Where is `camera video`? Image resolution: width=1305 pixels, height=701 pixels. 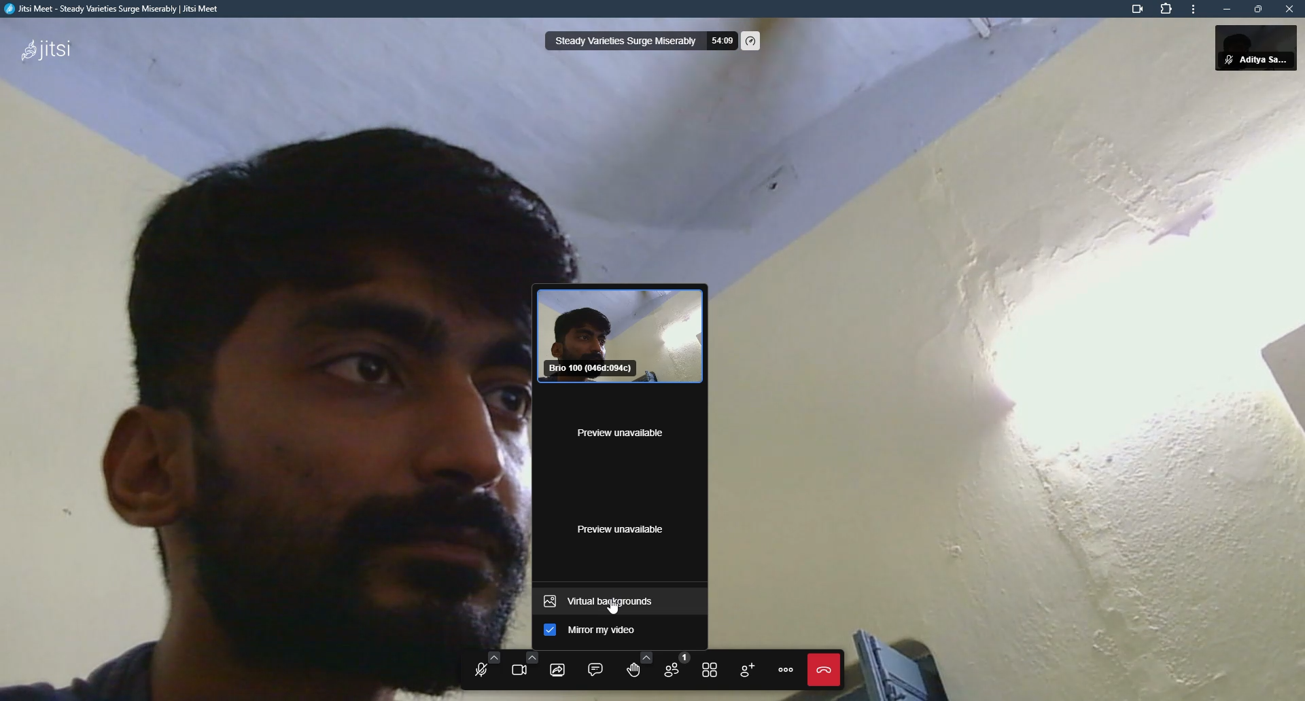
camera video is located at coordinates (623, 336).